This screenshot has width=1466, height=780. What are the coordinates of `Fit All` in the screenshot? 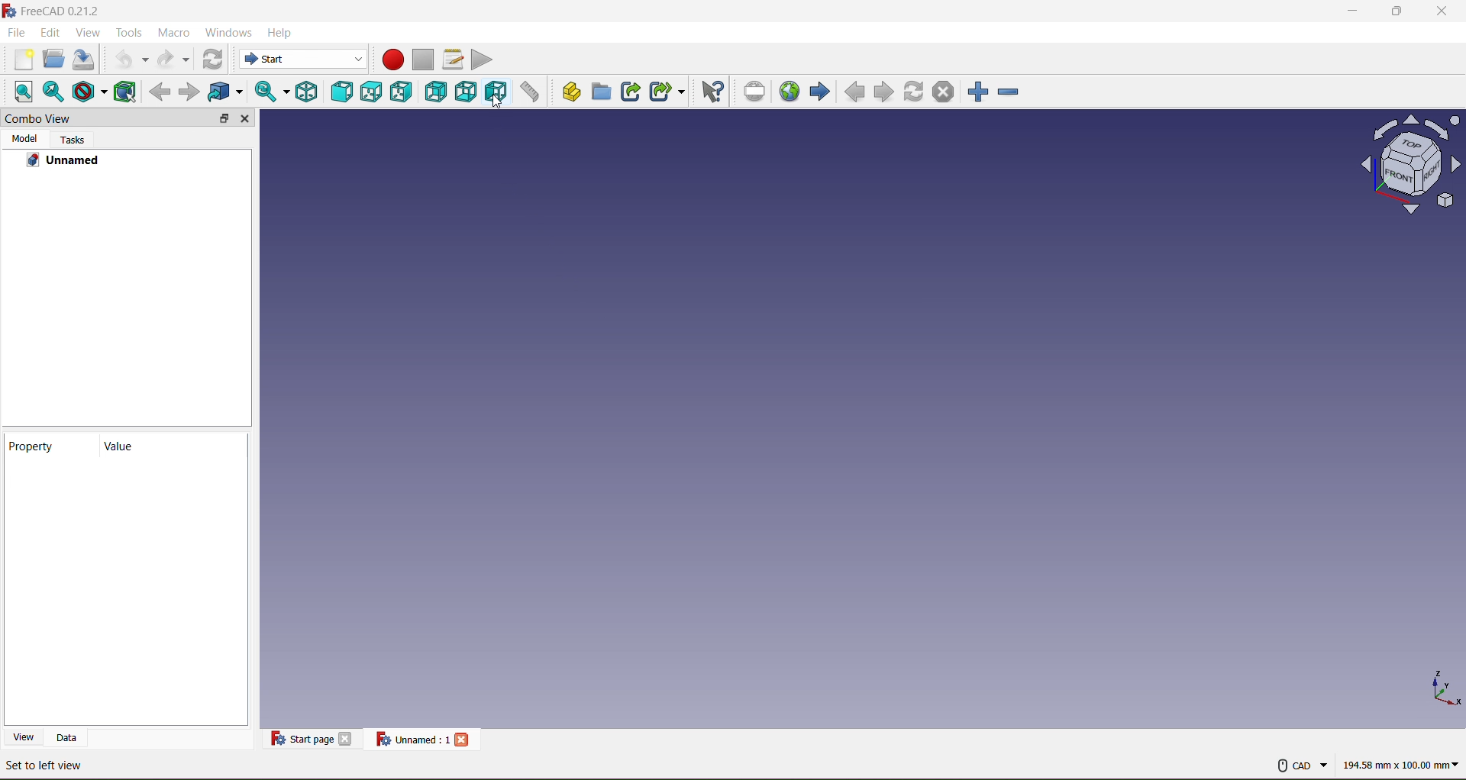 It's located at (52, 92).